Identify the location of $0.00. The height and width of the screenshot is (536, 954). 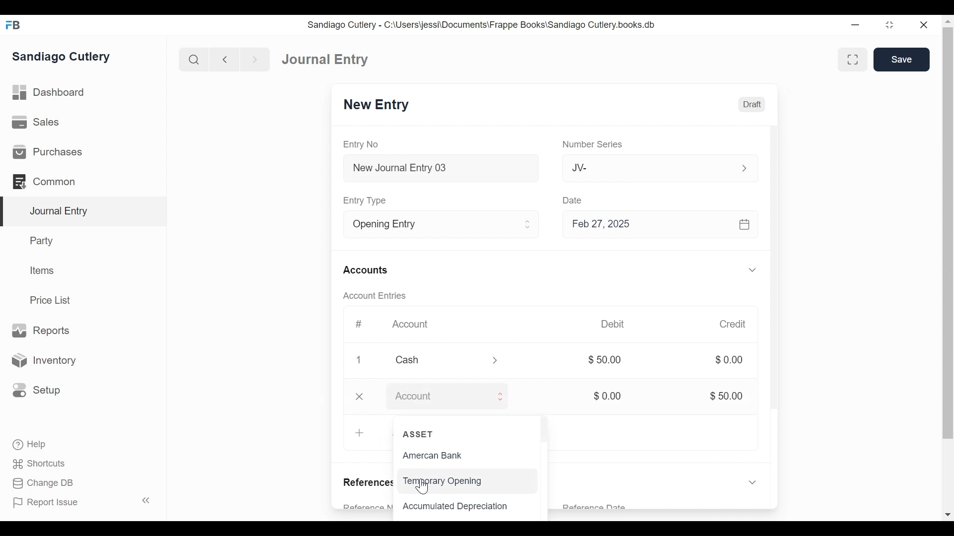
(730, 360).